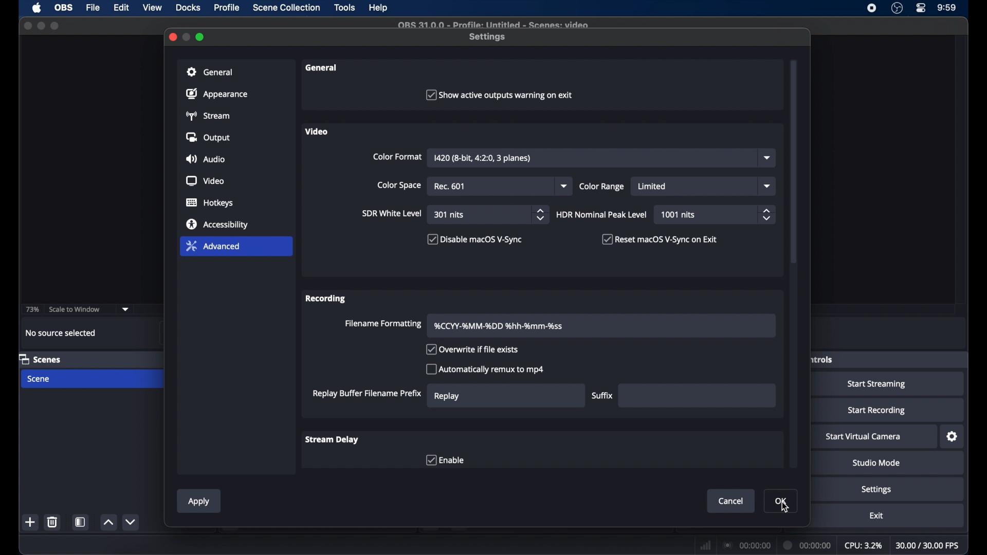  Describe the element at coordinates (392, 214) in the screenshot. I see `sir white level` at that location.